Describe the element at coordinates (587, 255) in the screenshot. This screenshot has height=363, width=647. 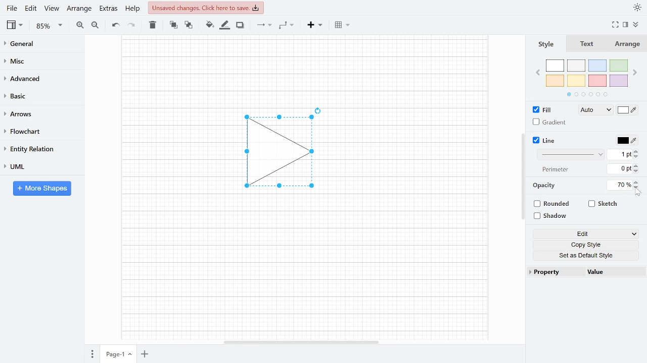
I see `Set as default style` at that location.